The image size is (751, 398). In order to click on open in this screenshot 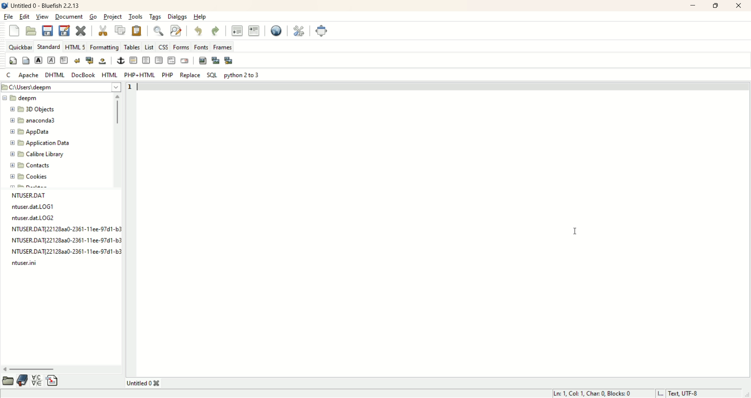, I will do `click(7, 380)`.